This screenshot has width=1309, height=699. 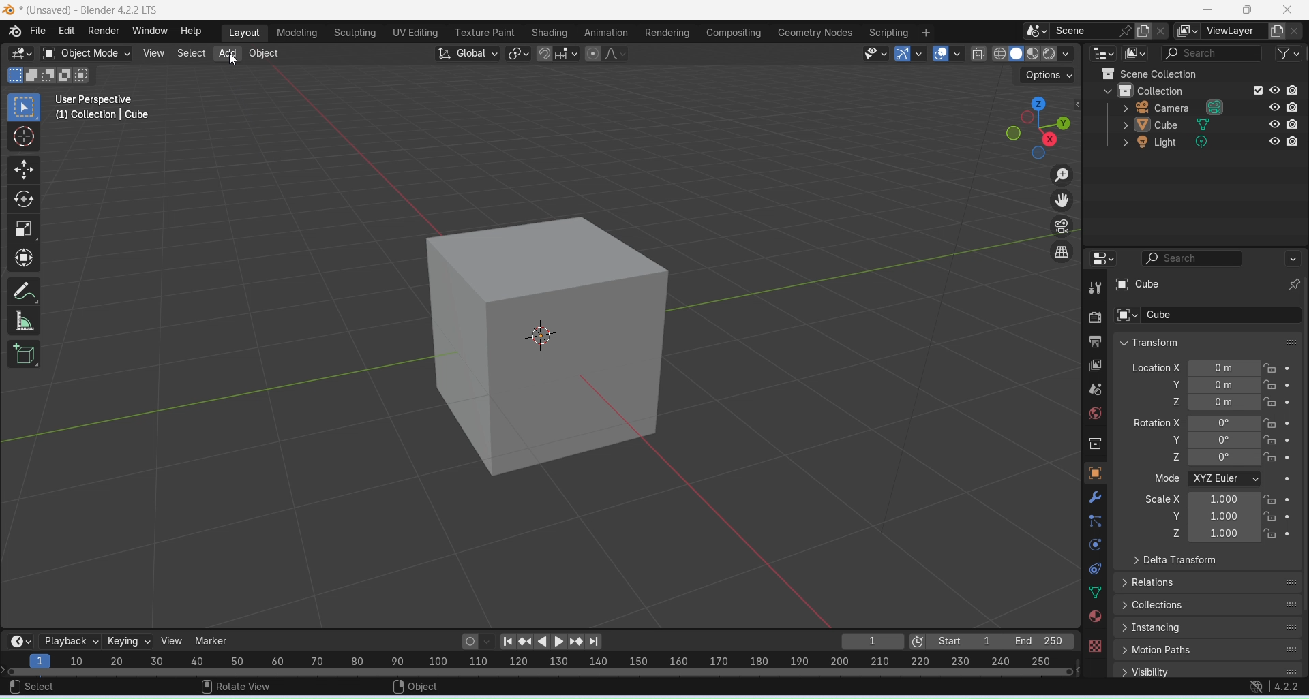 What do you see at coordinates (1163, 498) in the screenshot?
I see `Scale  X` at bounding box center [1163, 498].